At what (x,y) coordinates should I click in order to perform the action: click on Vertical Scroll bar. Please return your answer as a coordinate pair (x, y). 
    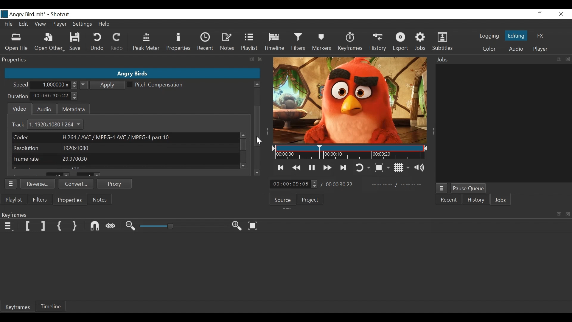
    Looking at the image, I should click on (257, 126).